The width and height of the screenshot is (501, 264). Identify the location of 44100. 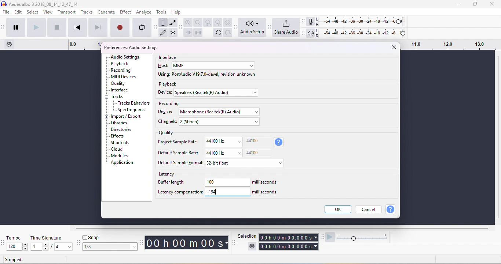
(253, 153).